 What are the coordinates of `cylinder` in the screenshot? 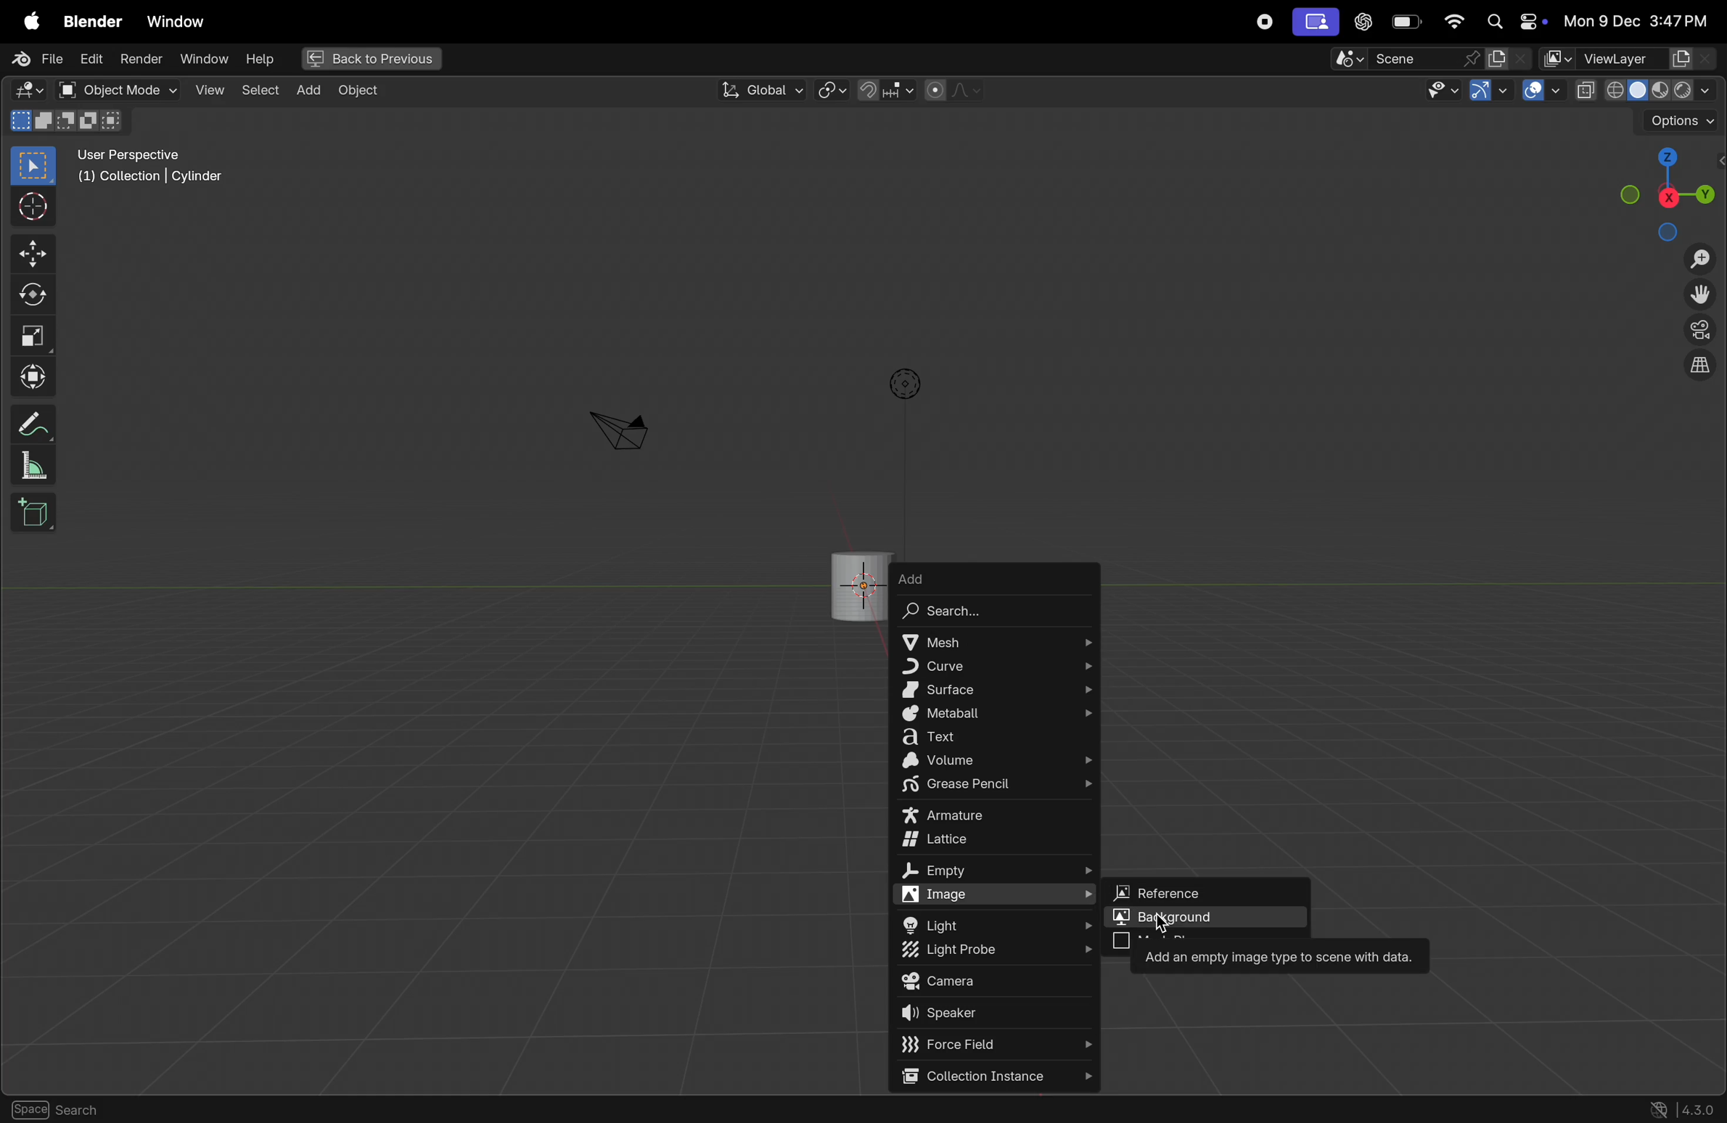 It's located at (858, 581).